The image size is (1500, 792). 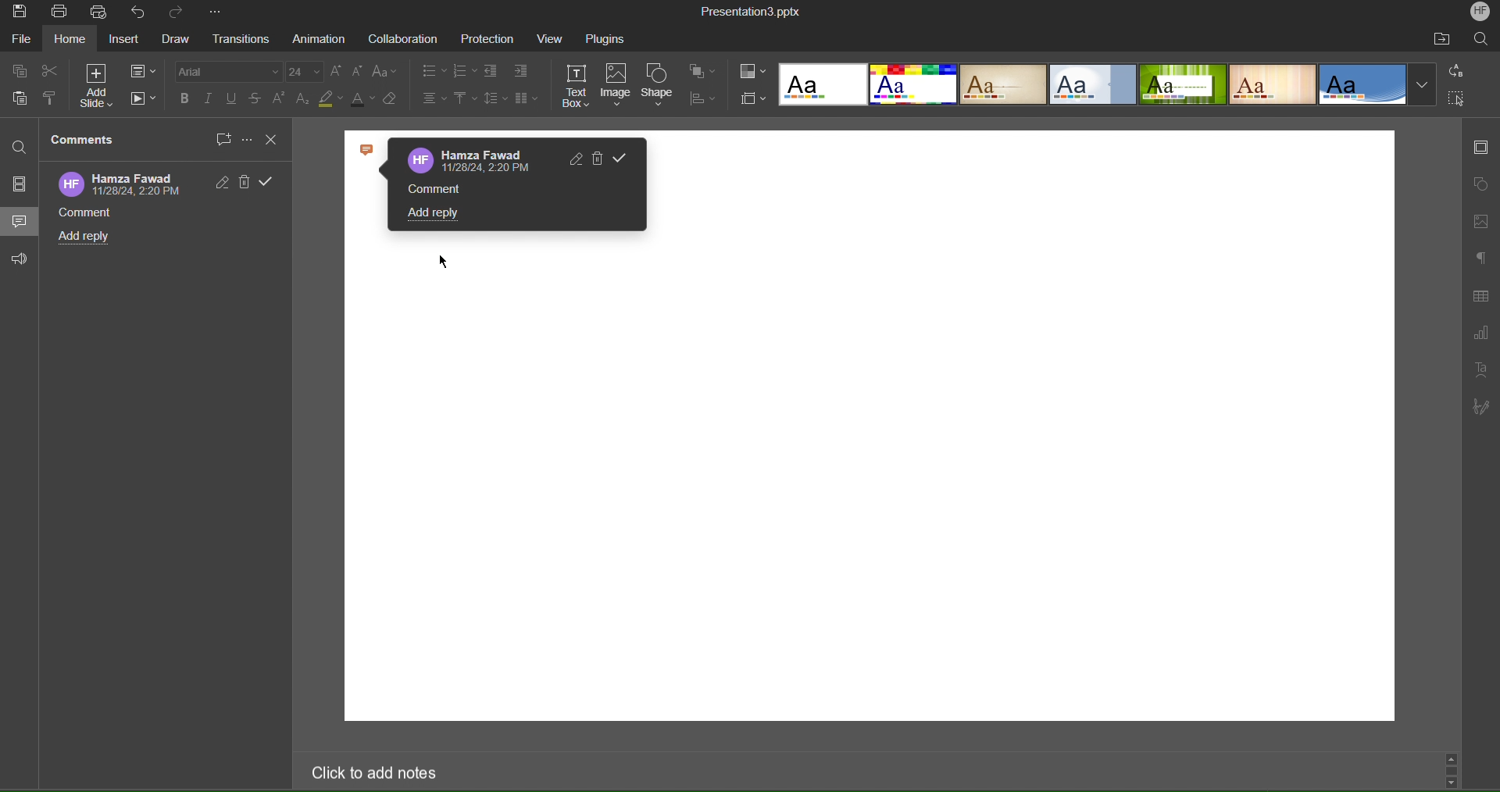 I want to click on Insert Image, so click(x=1481, y=223).